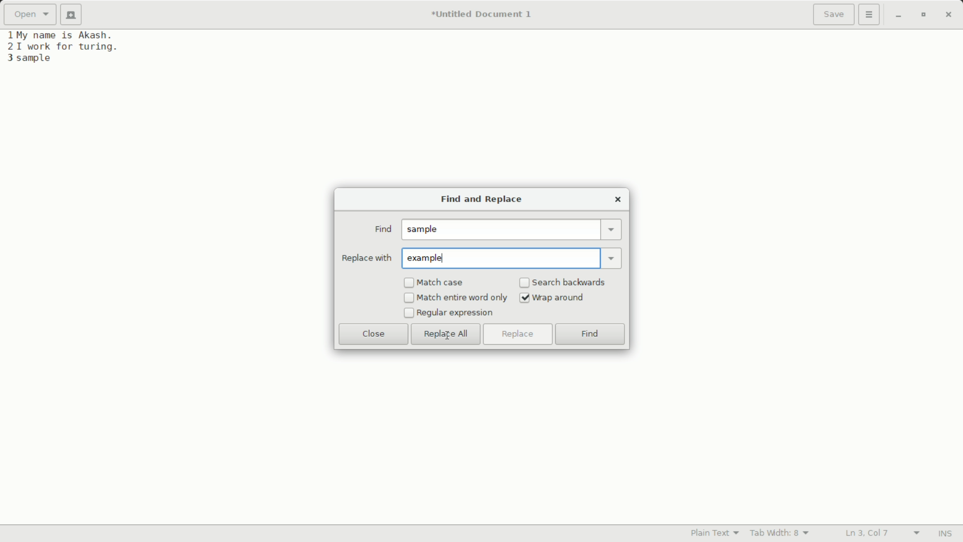 The height and width of the screenshot is (542, 963). I want to click on find, so click(590, 335).